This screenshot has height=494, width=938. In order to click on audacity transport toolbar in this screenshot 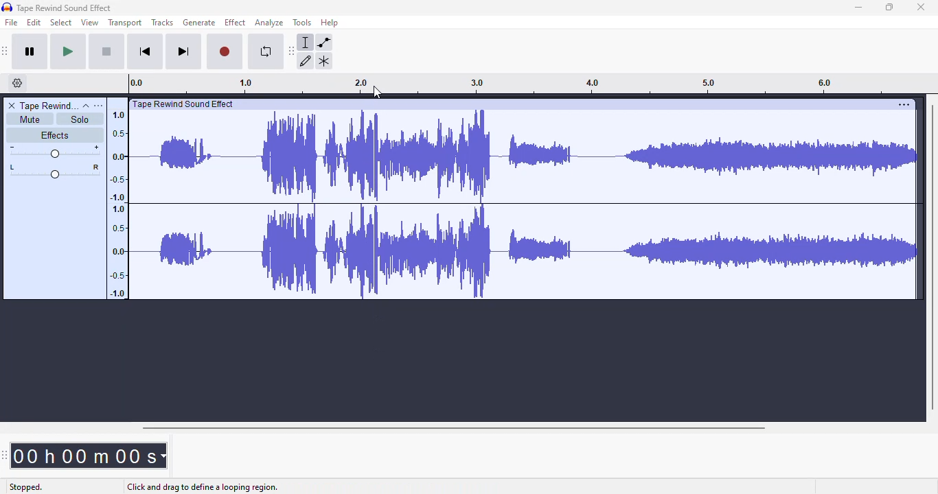, I will do `click(5, 51)`.